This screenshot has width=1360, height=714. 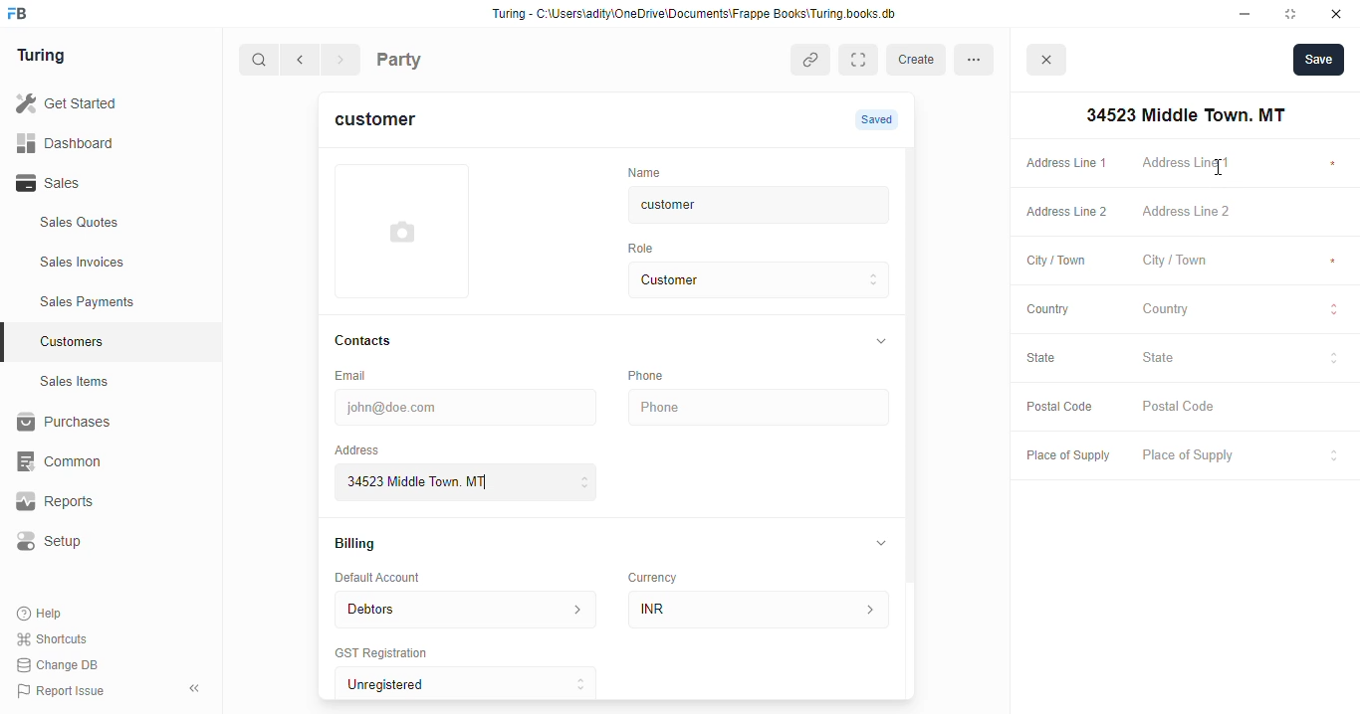 I want to click on Contacts, so click(x=382, y=341).